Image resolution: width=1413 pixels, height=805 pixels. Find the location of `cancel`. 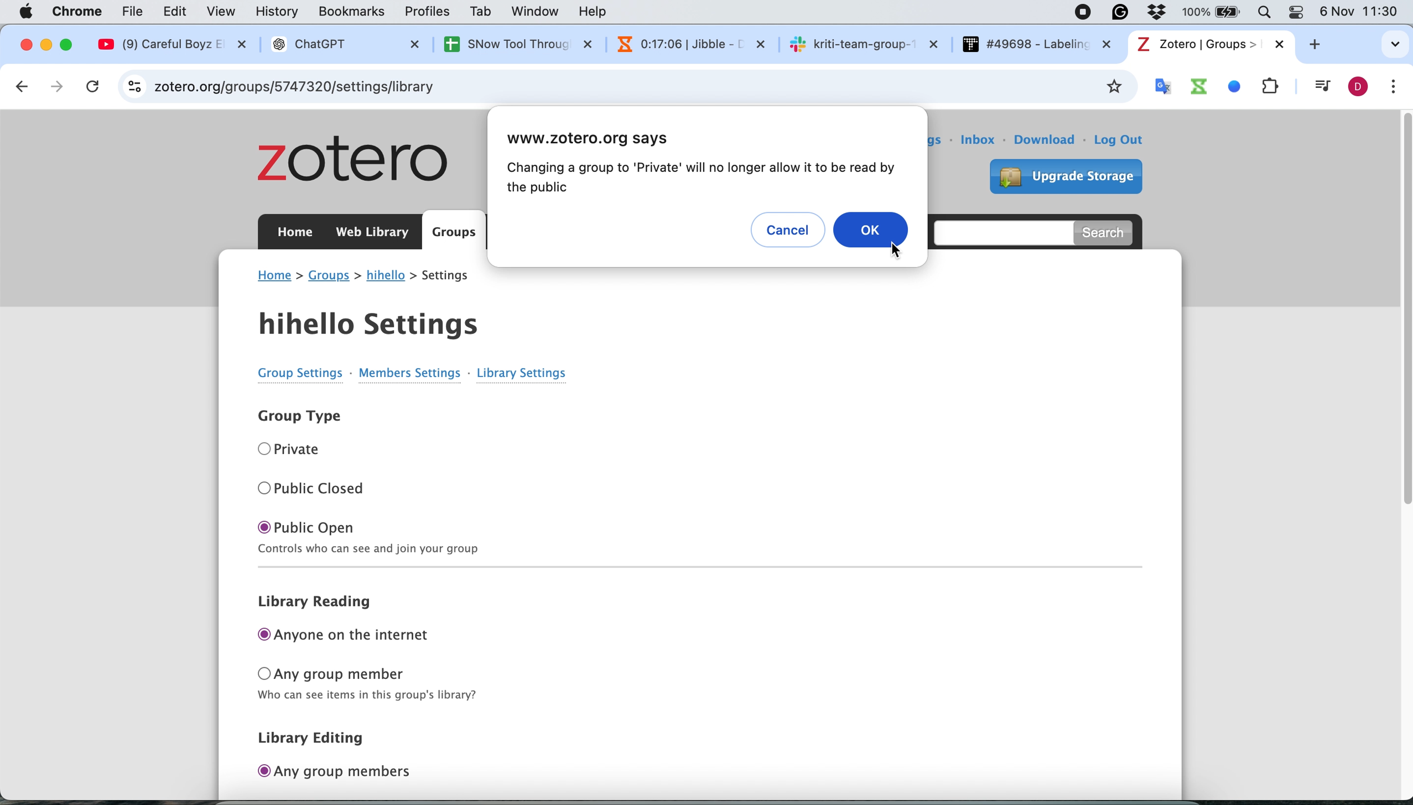

cancel is located at coordinates (96, 86).